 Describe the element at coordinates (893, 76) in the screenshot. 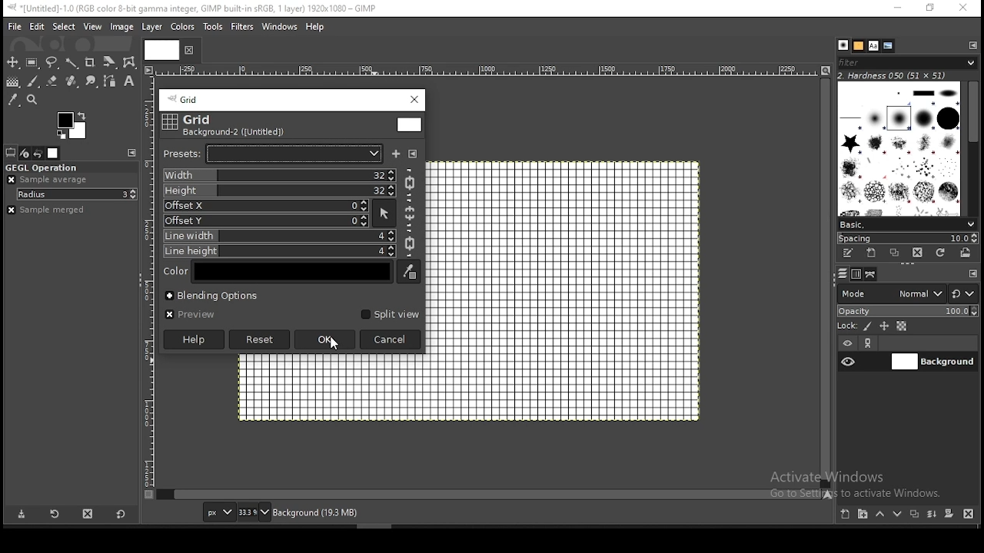

I see `hardness 050` at that location.